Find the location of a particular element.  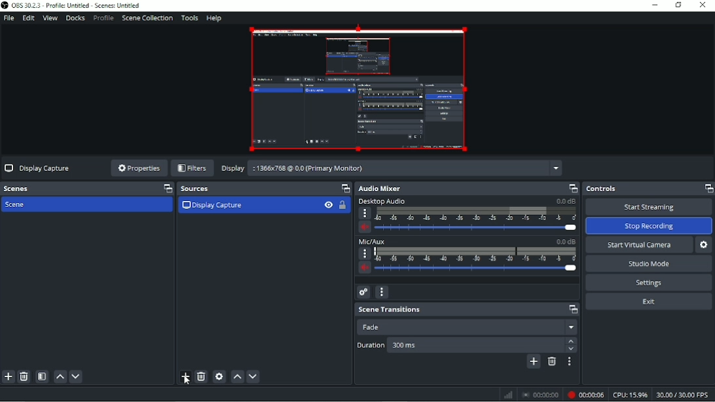

Minimize is located at coordinates (655, 5).